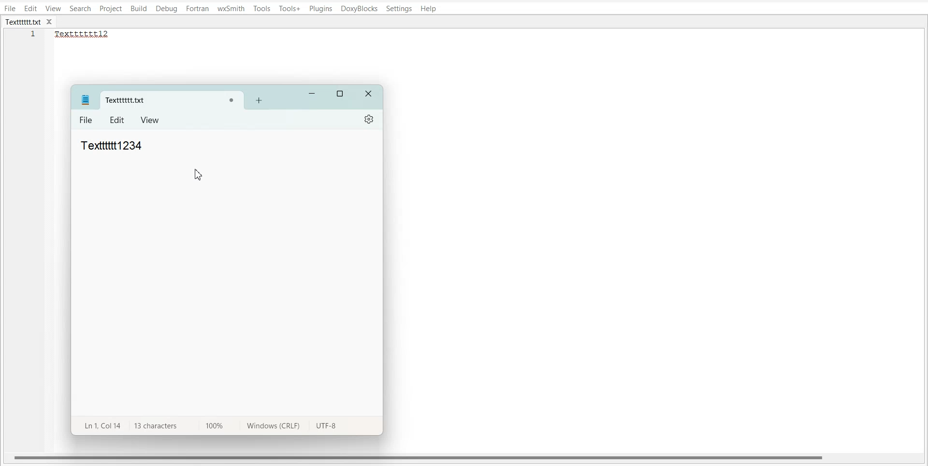 The image size is (928, 466). I want to click on Project, so click(110, 9).